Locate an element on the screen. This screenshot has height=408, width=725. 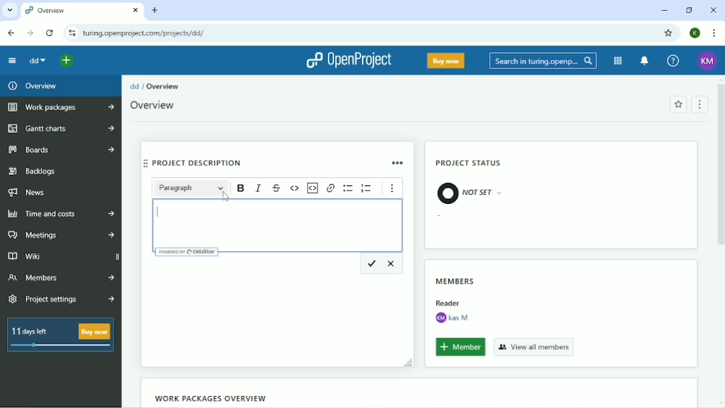
Numbered list is located at coordinates (368, 188).